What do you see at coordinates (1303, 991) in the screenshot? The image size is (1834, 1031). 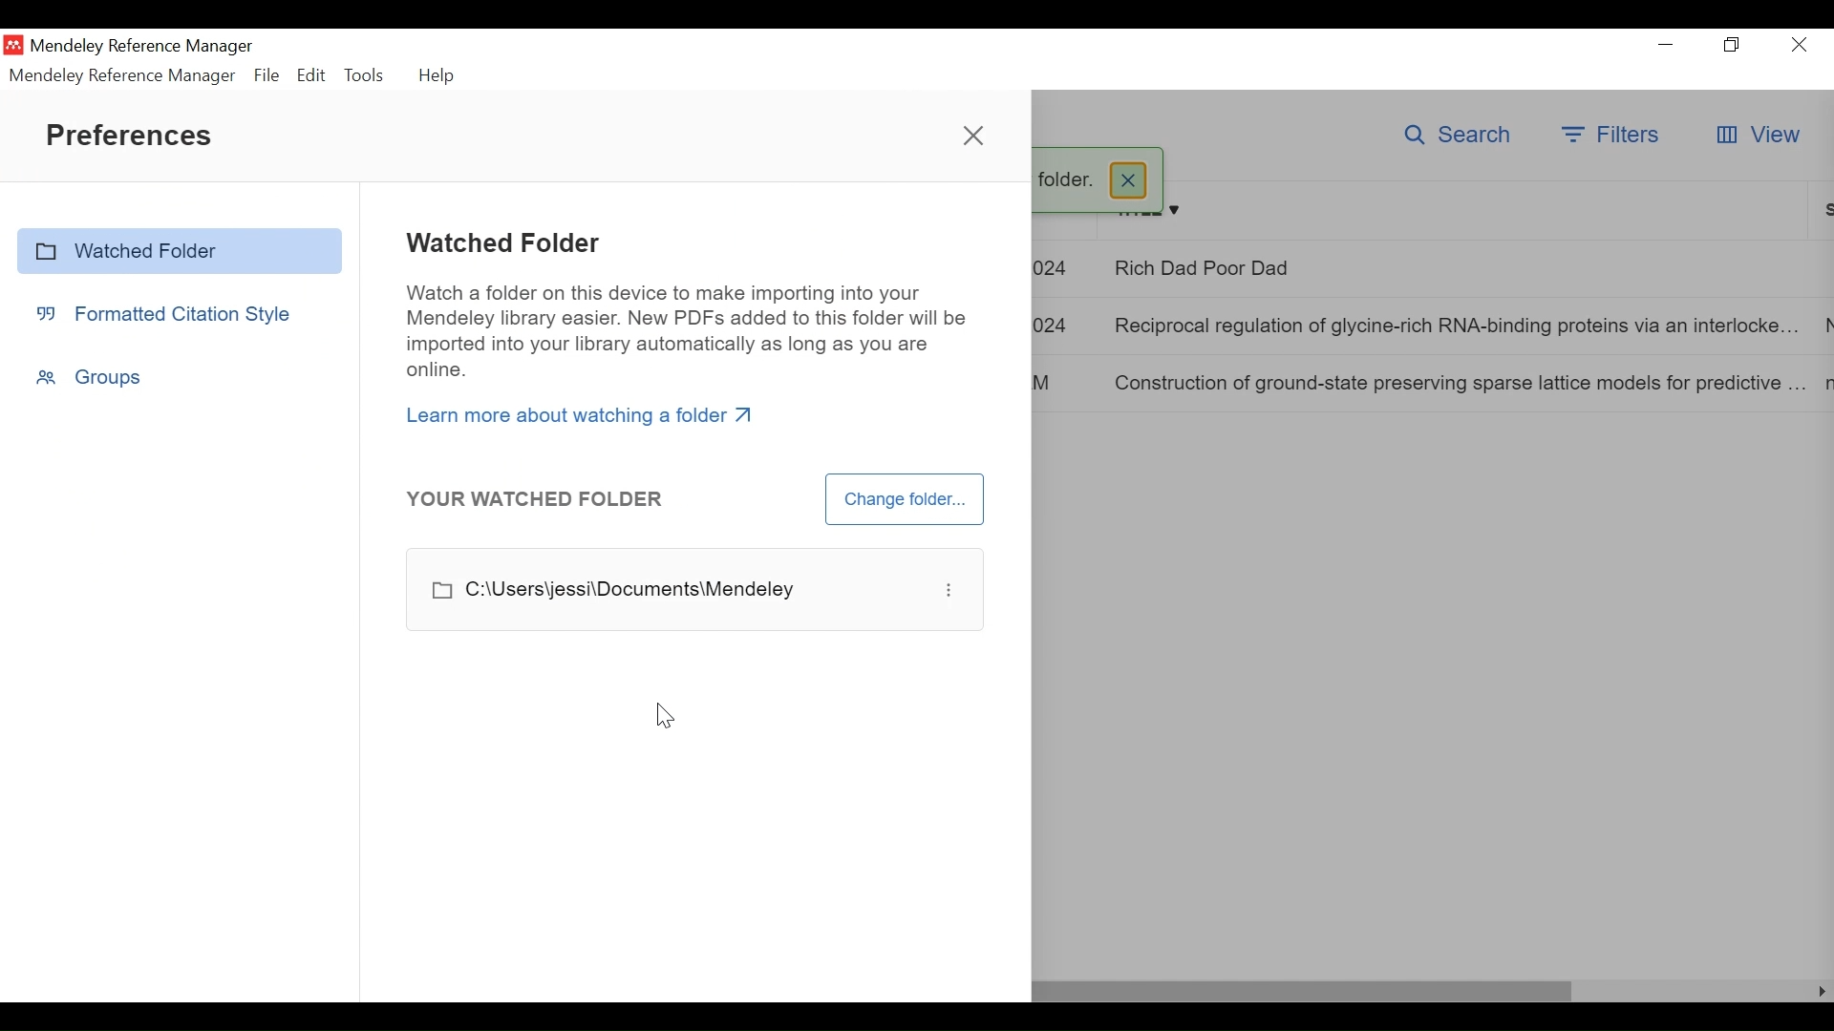 I see `Horizontal Scroll bar` at bounding box center [1303, 991].